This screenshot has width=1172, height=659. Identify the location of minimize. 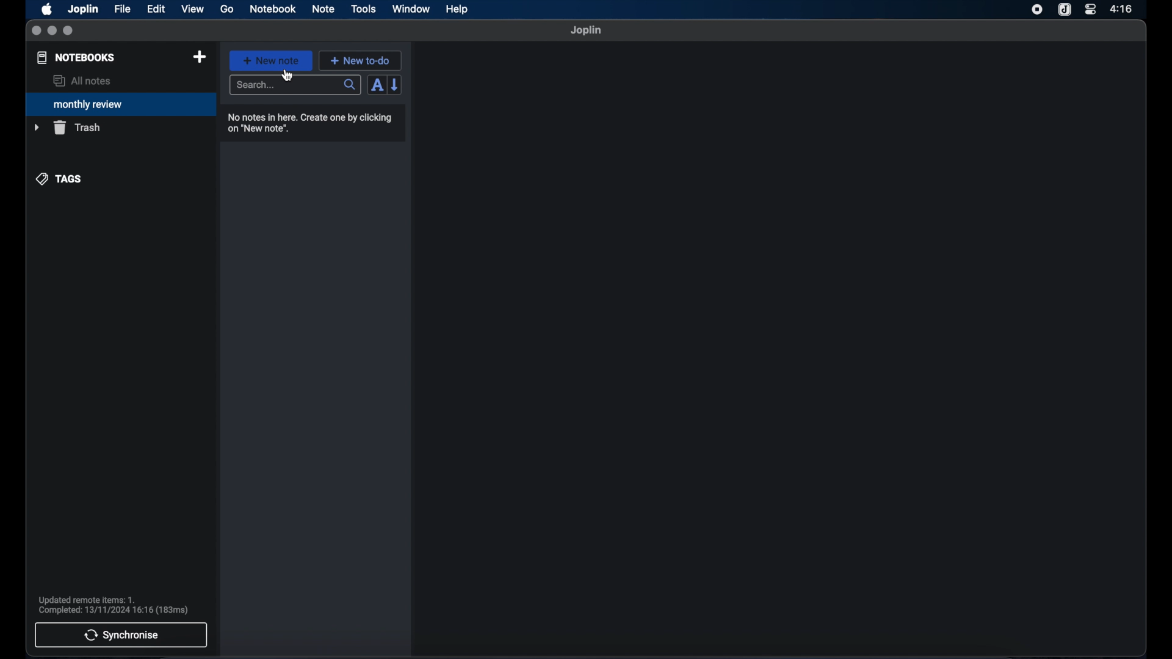
(52, 31).